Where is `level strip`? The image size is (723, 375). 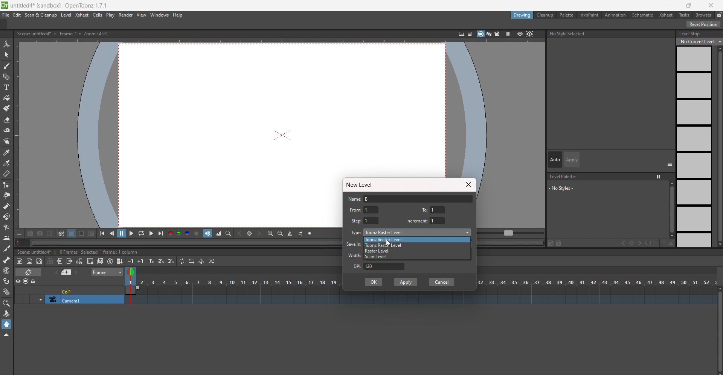 level strip is located at coordinates (690, 33).